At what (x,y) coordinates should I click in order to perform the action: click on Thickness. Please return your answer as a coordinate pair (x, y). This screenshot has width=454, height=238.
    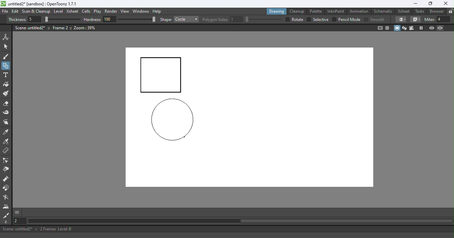
    Looking at the image, I should click on (17, 20).